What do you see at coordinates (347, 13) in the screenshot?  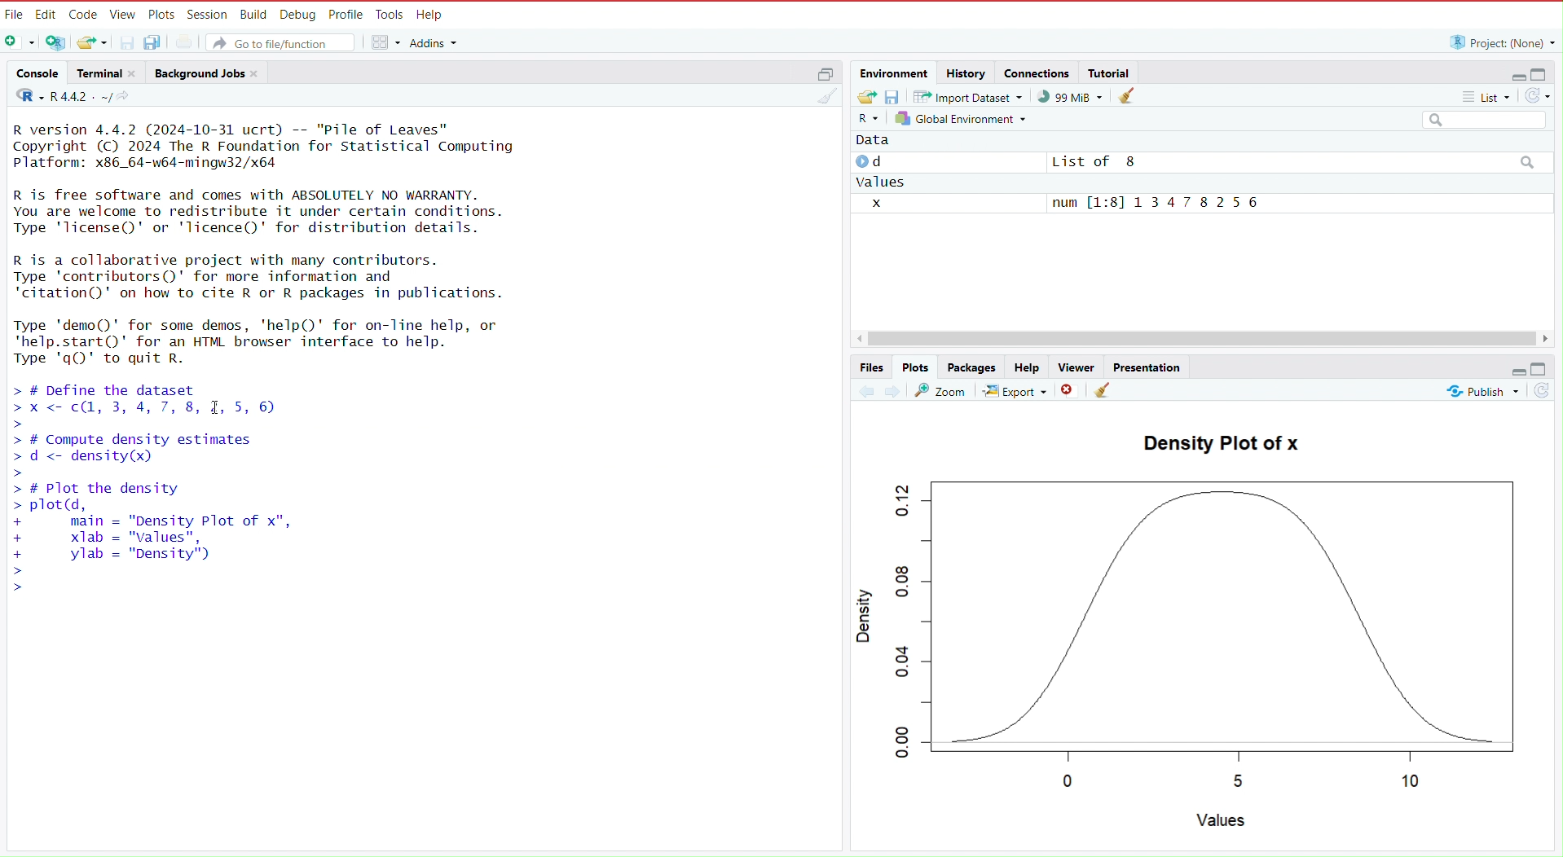 I see `profile` at bounding box center [347, 13].